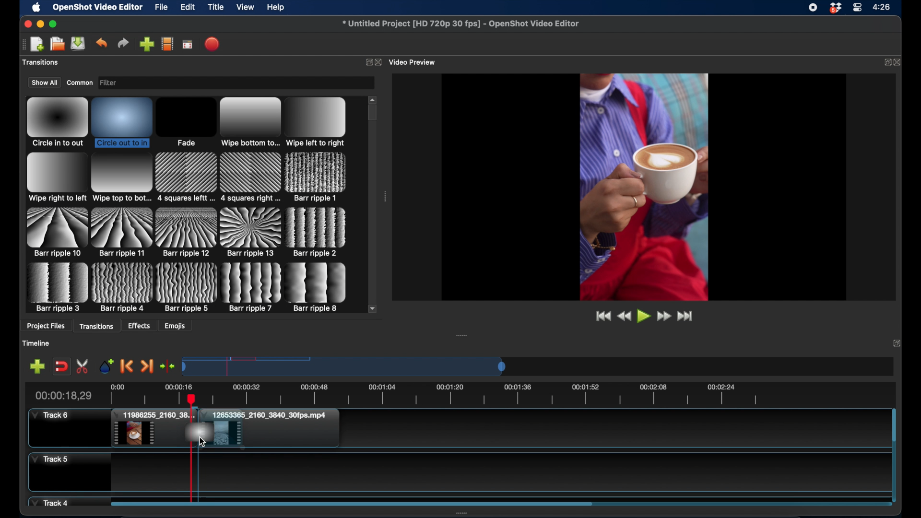  Describe the element at coordinates (46, 327) in the screenshot. I see `project files` at that location.